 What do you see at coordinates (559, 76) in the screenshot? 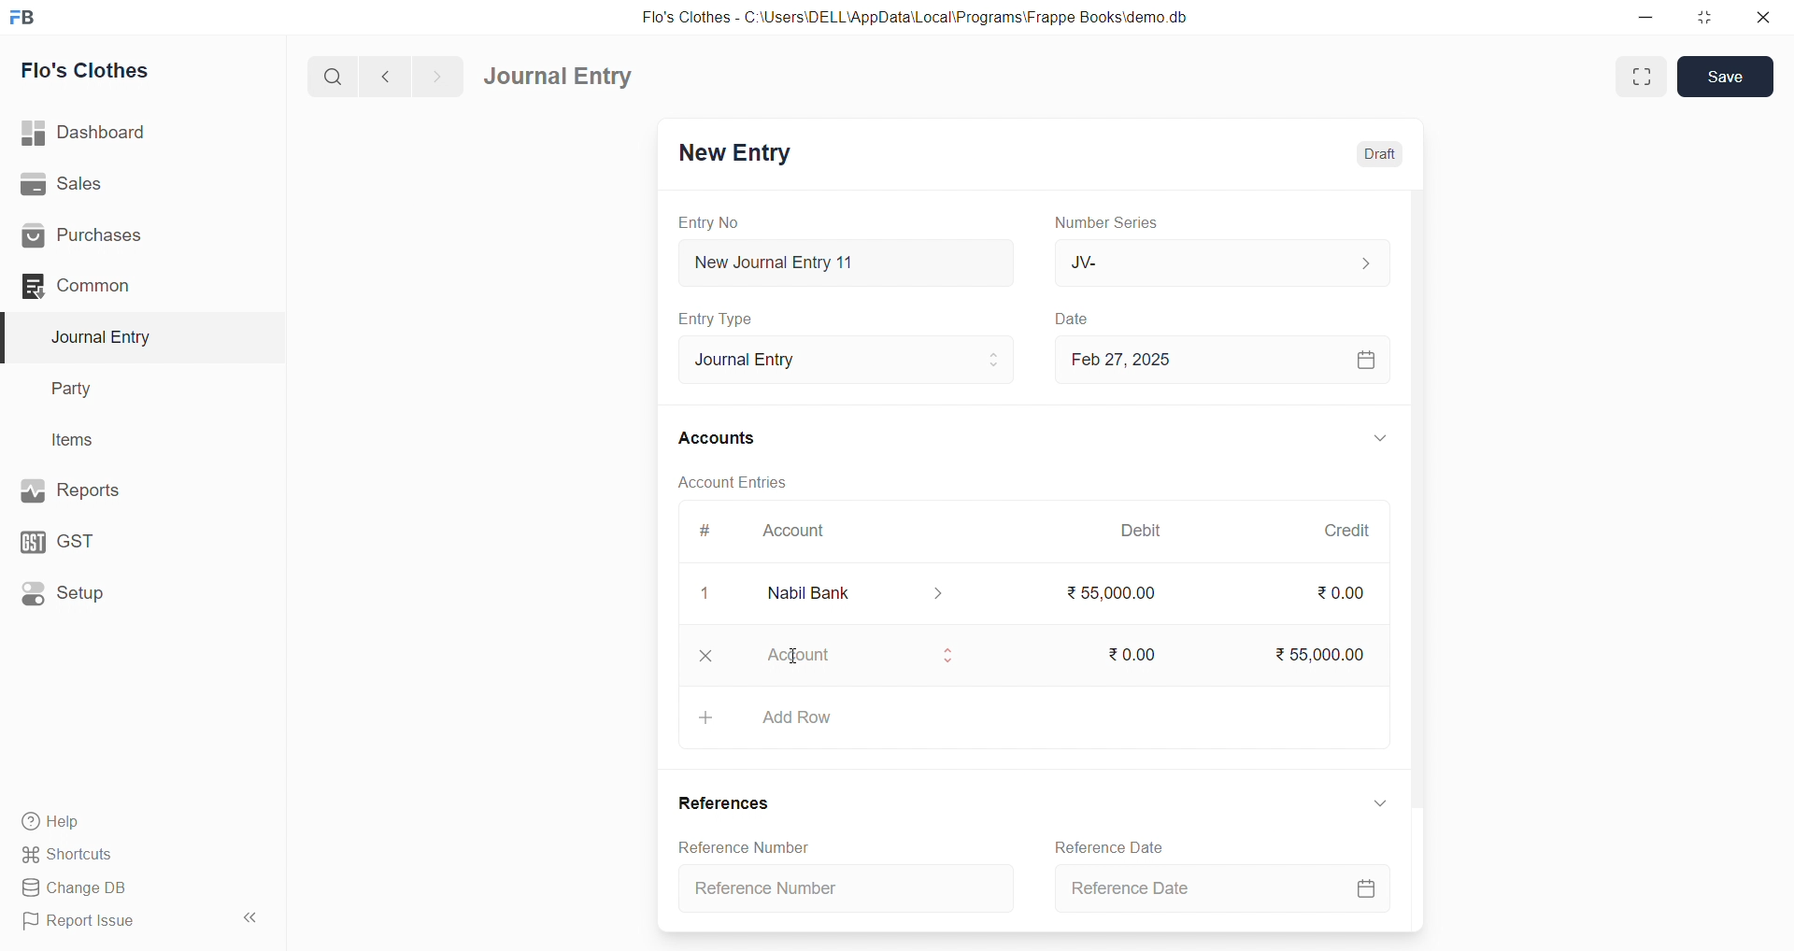
I see `Journal Entry` at bounding box center [559, 76].